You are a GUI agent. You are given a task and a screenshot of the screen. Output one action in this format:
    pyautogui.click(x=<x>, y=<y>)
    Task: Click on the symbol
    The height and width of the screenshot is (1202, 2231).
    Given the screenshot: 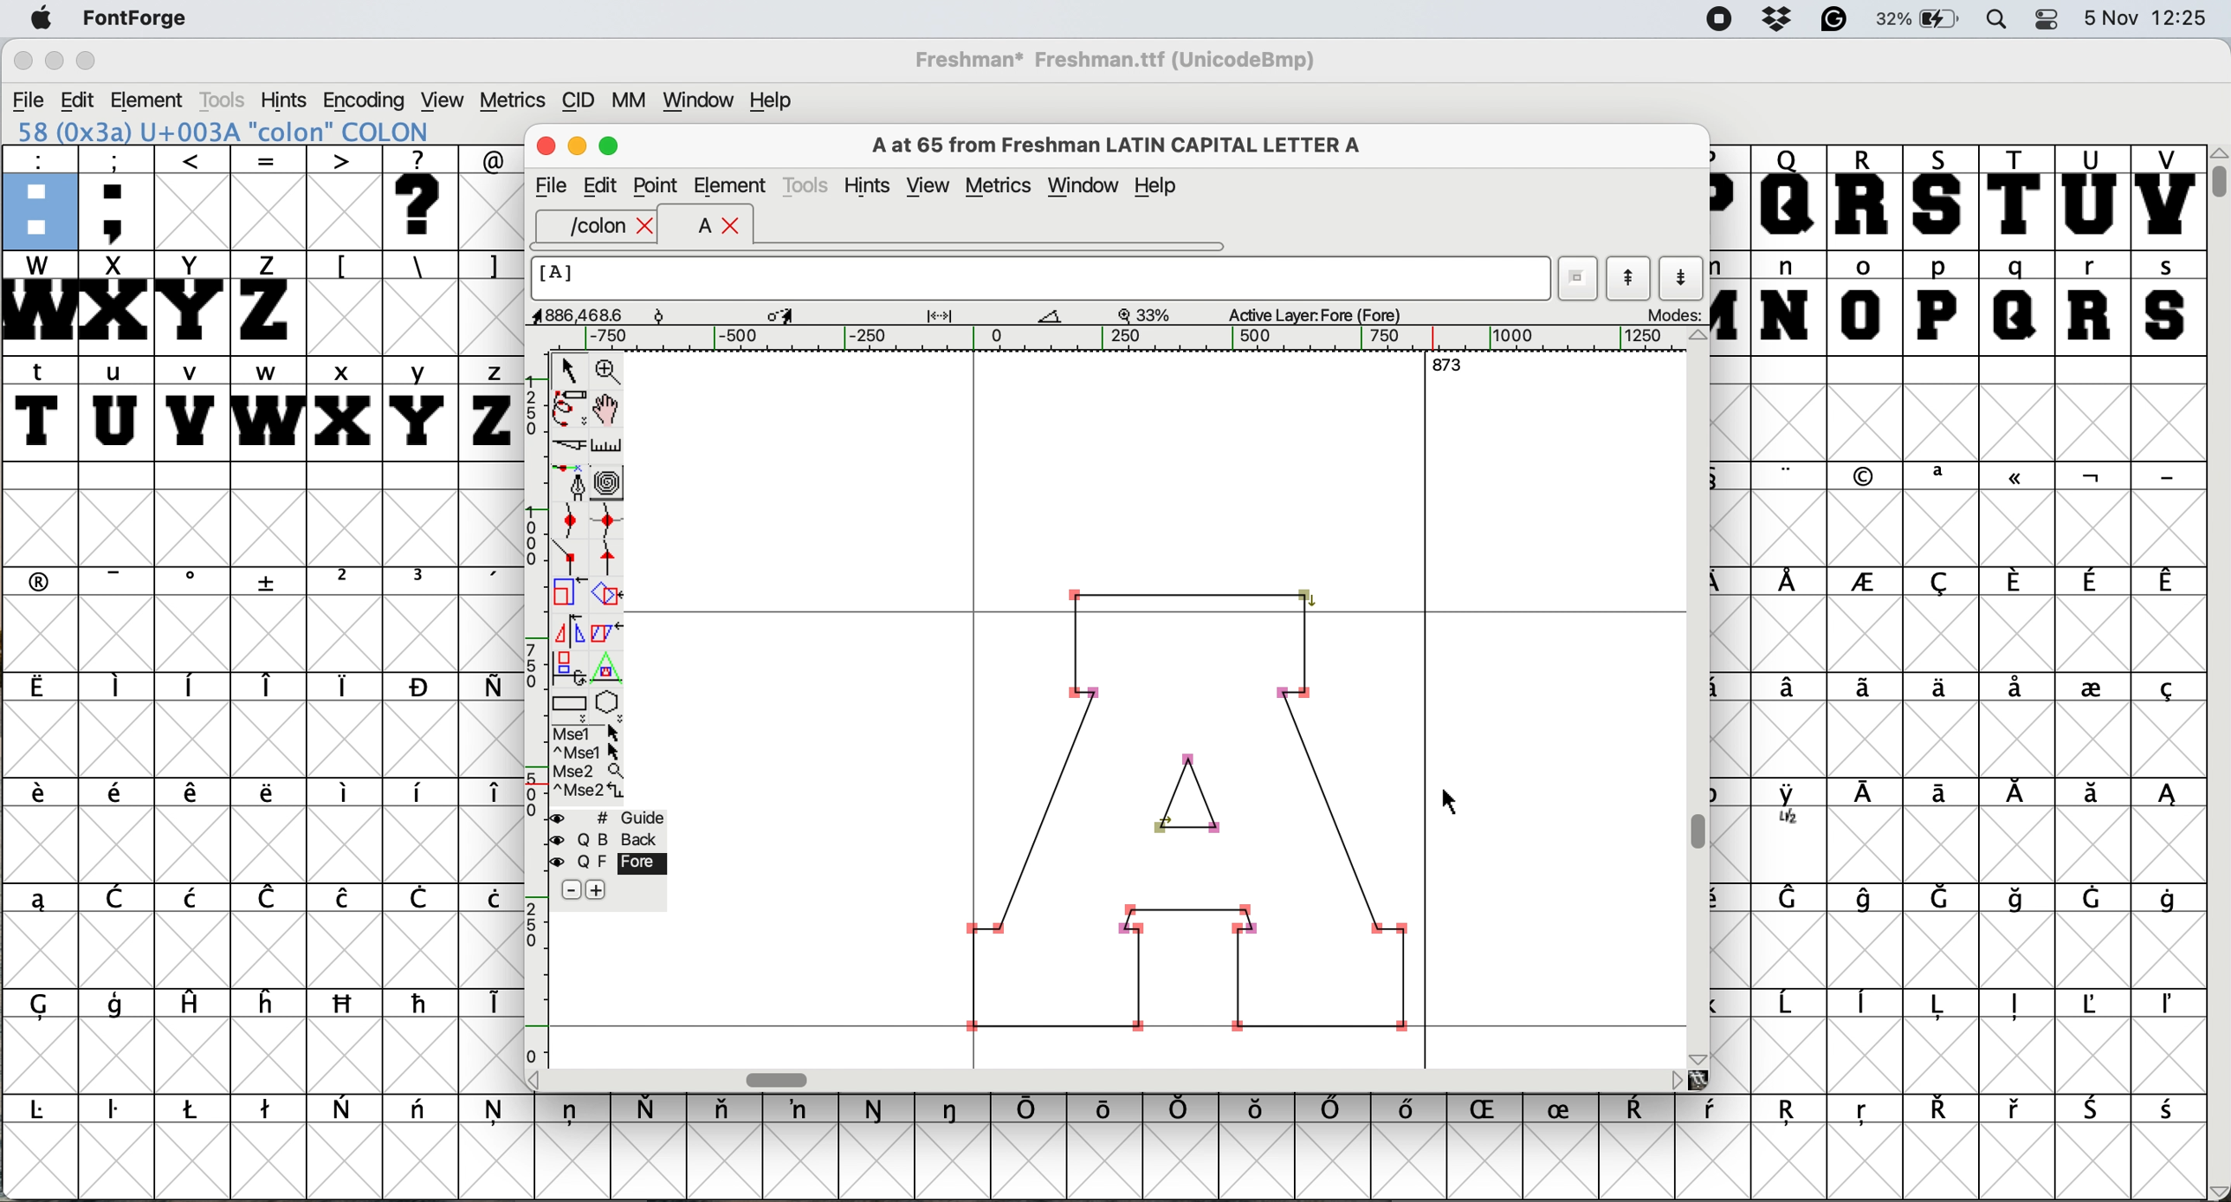 What is the action you would take?
    pyautogui.click(x=727, y=1113)
    